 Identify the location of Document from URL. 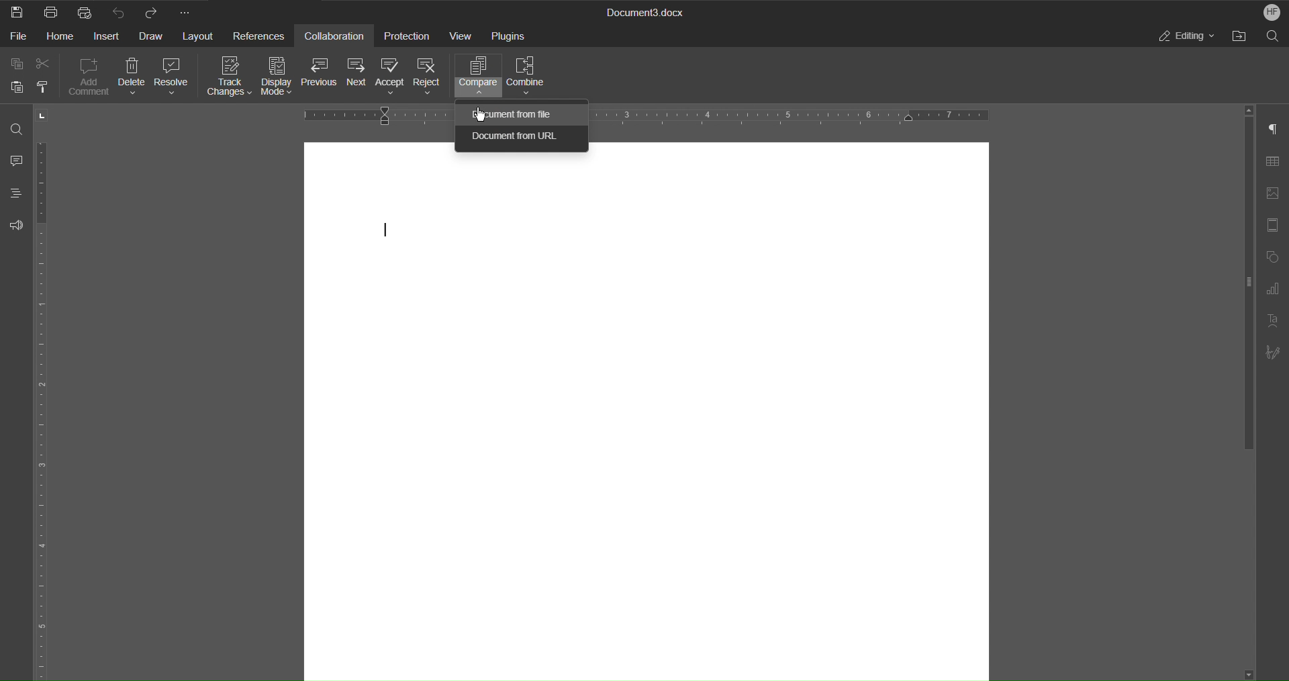
(520, 140).